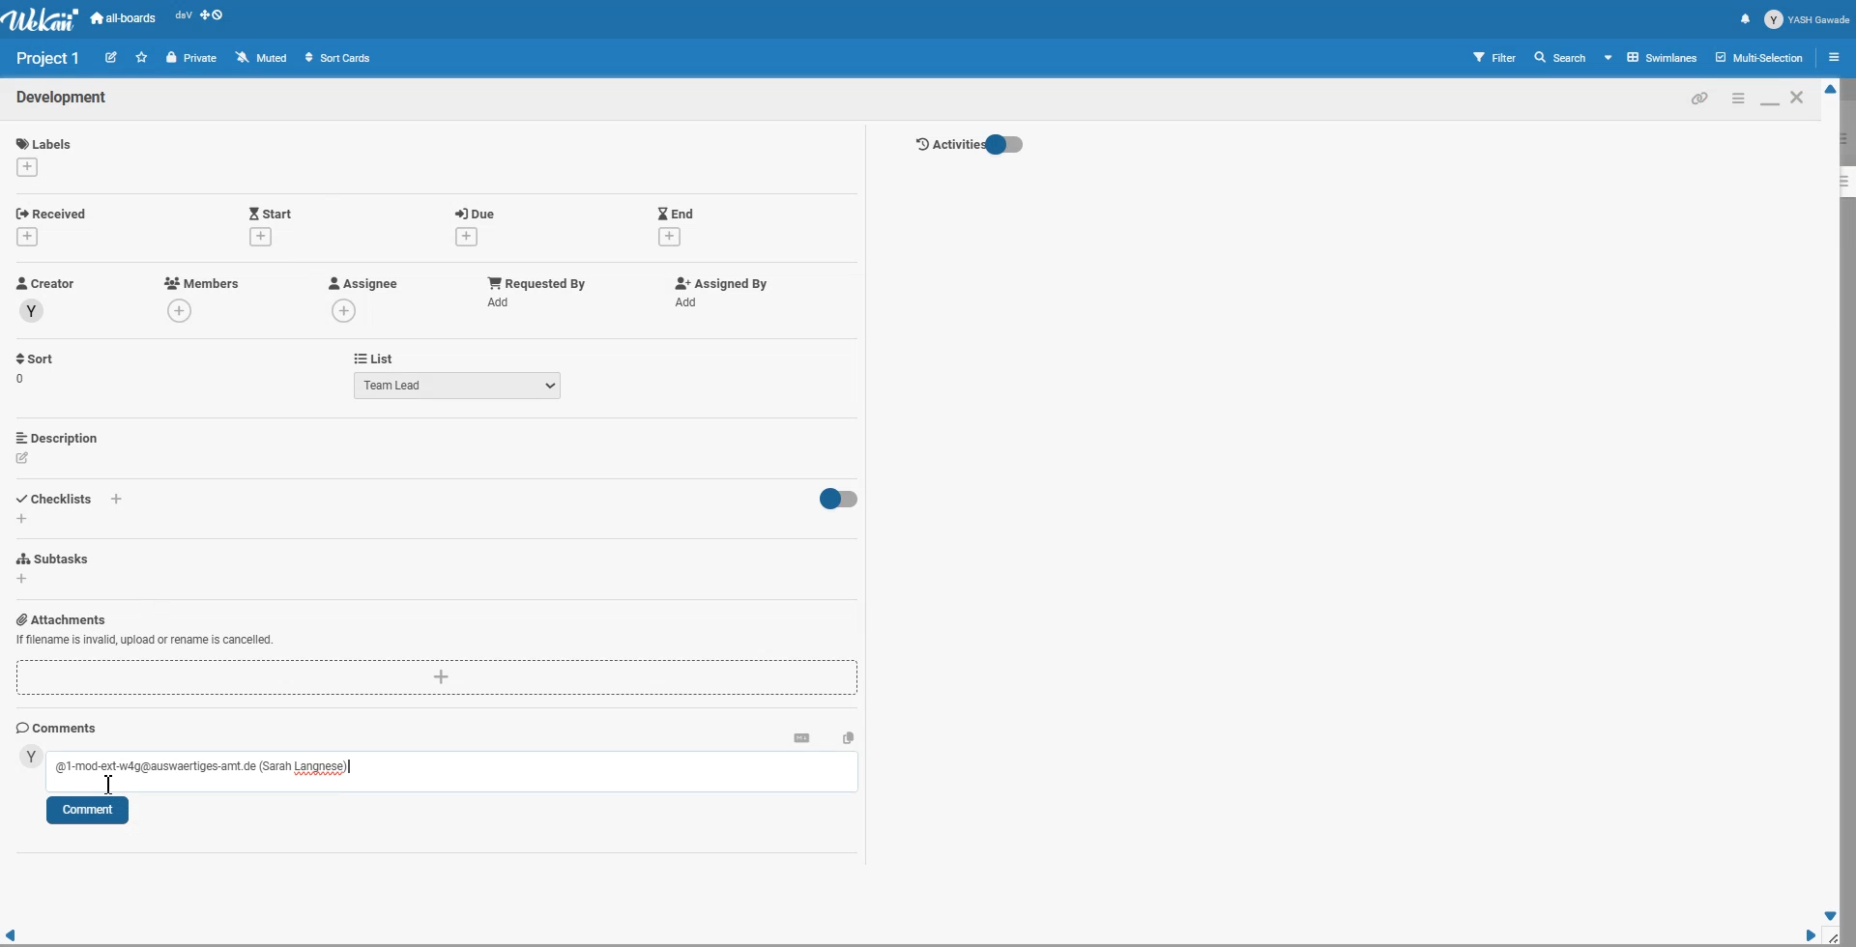 Image resolution: width=1856 pixels, height=947 pixels. Describe the element at coordinates (124, 18) in the screenshot. I see `all-boards` at that location.